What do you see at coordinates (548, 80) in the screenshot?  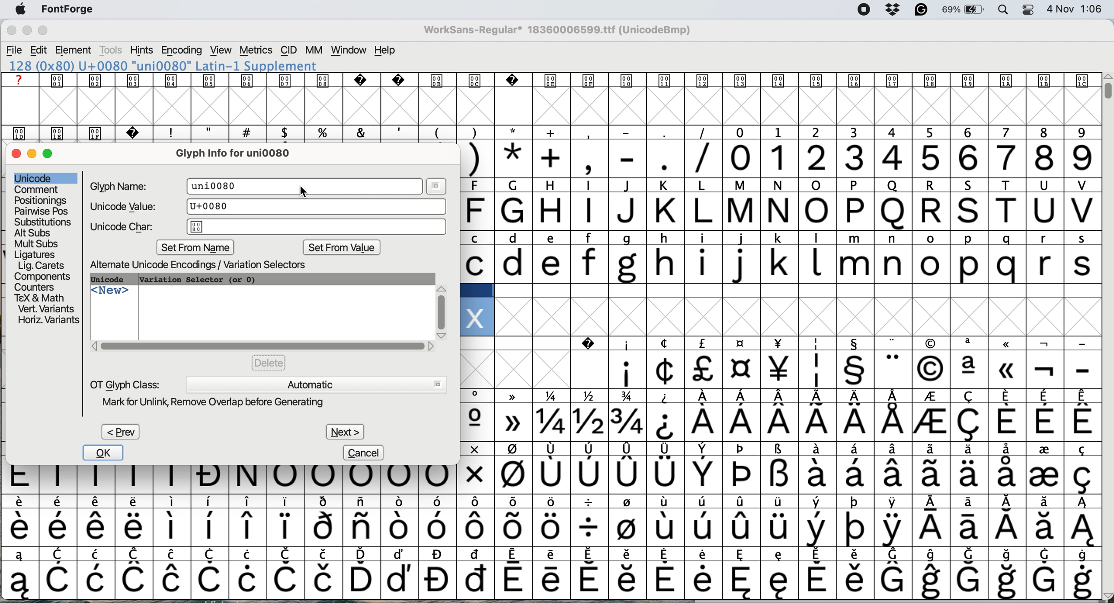 I see `text` at bounding box center [548, 80].